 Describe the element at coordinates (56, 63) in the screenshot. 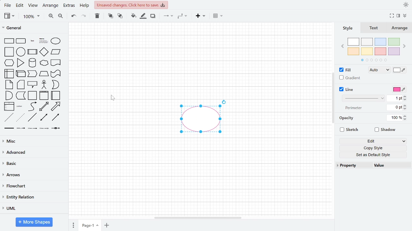

I see `document` at that location.